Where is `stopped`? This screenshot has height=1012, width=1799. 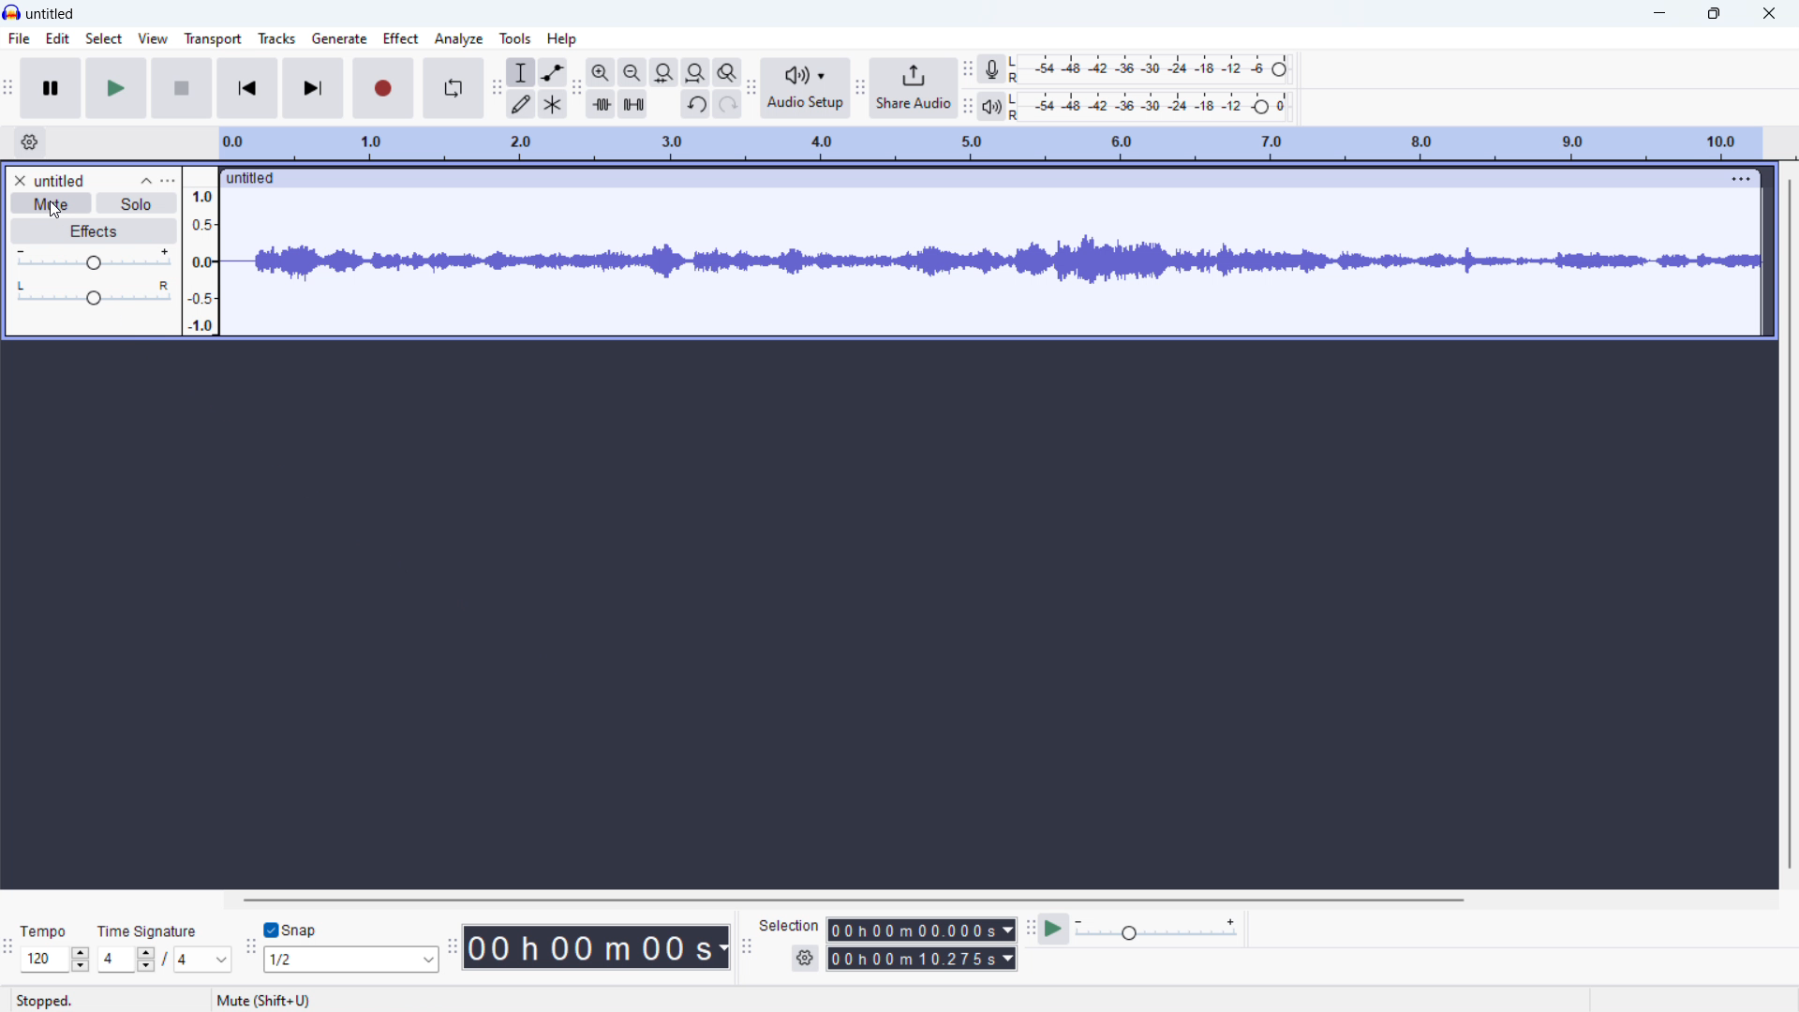
stopped is located at coordinates (43, 1001).